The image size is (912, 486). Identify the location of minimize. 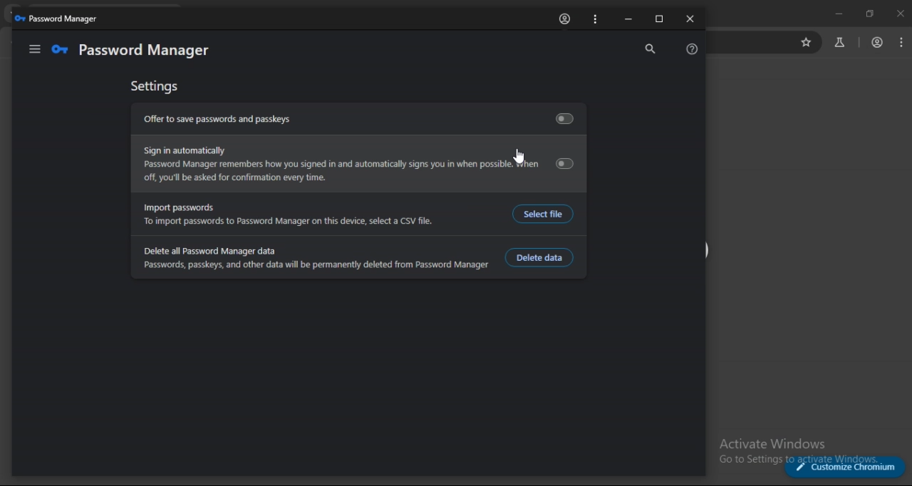
(837, 14).